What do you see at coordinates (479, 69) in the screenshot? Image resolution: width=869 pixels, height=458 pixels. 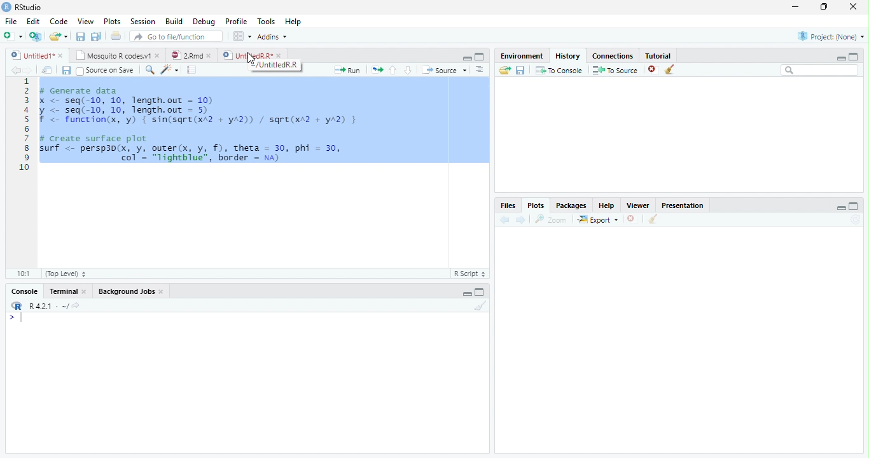 I see `Show document outline` at bounding box center [479, 69].